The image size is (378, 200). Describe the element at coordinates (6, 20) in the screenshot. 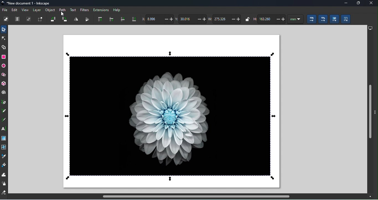

I see `Select all objects` at that location.